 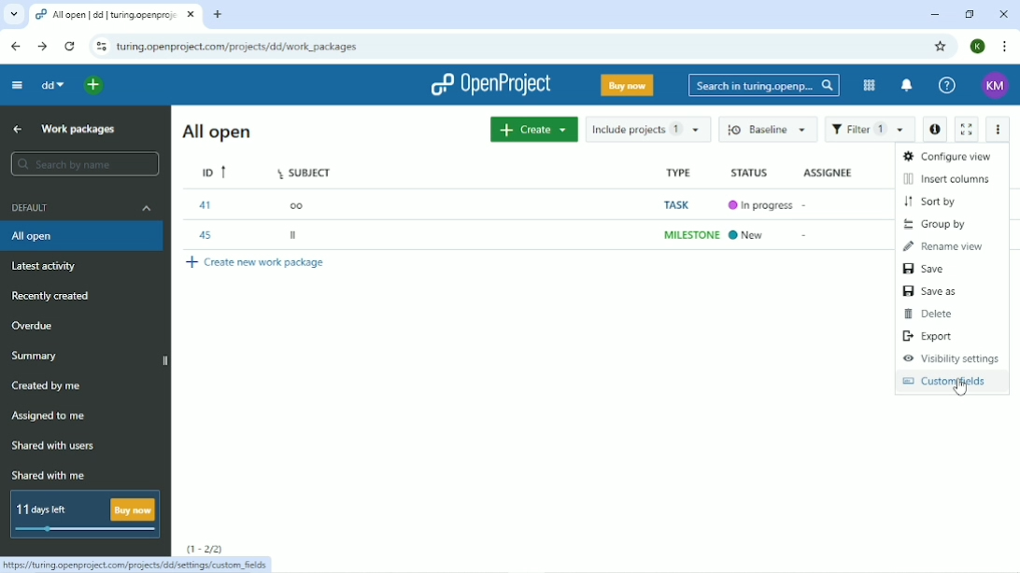 What do you see at coordinates (86, 514) in the screenshot?
I see `11 days left Buy now` at bounding box center [86, 514].